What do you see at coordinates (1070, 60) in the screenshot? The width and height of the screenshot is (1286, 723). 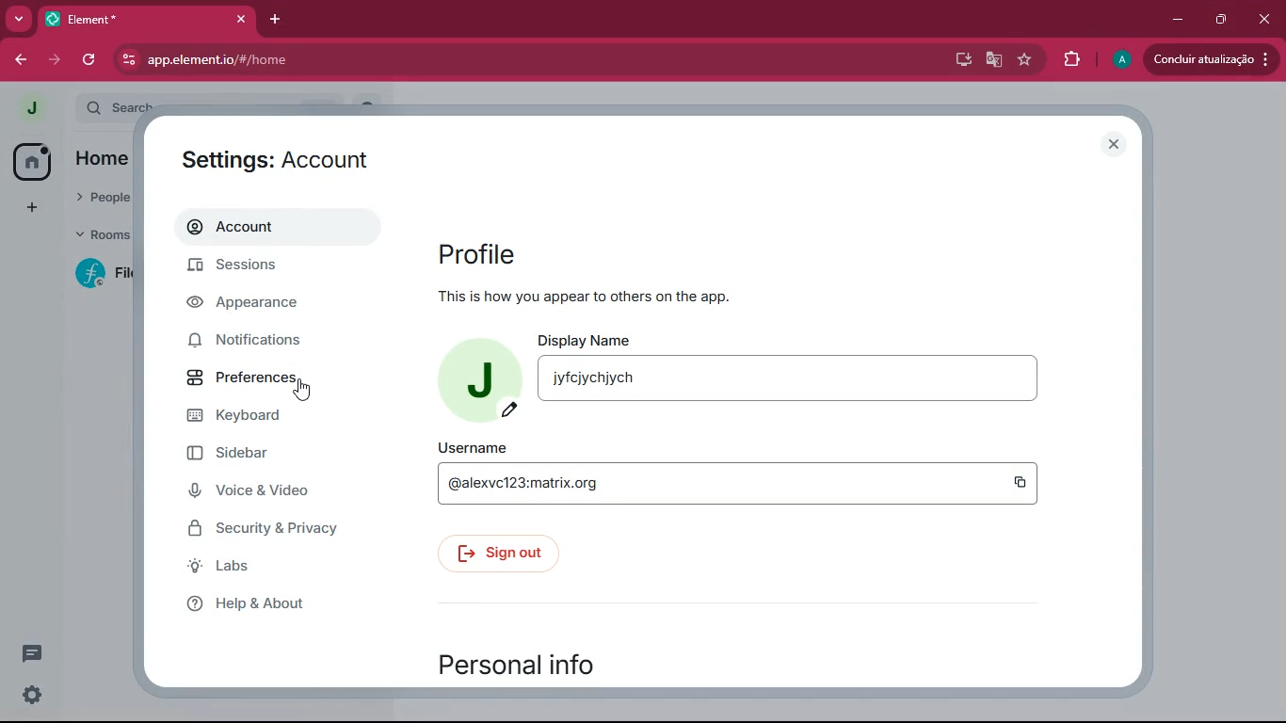 I see `extensions` at bounding box center [1070, 60].